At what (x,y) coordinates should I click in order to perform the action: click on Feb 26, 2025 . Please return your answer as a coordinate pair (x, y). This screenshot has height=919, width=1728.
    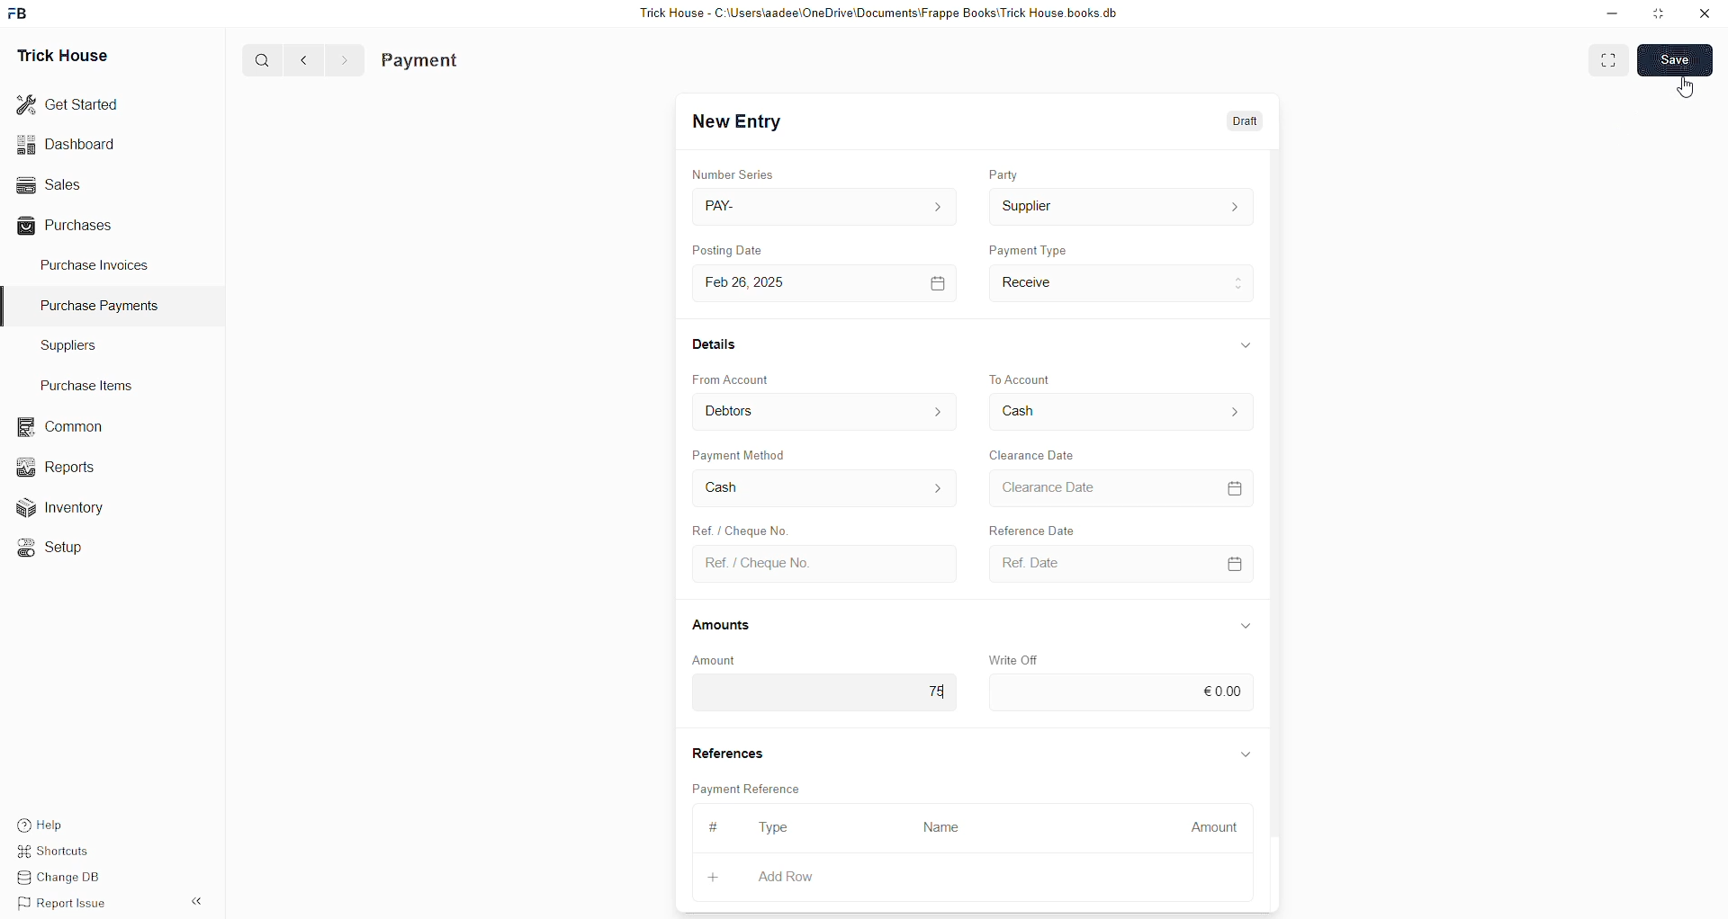
    Looking at the image, I should click on (822, 282).